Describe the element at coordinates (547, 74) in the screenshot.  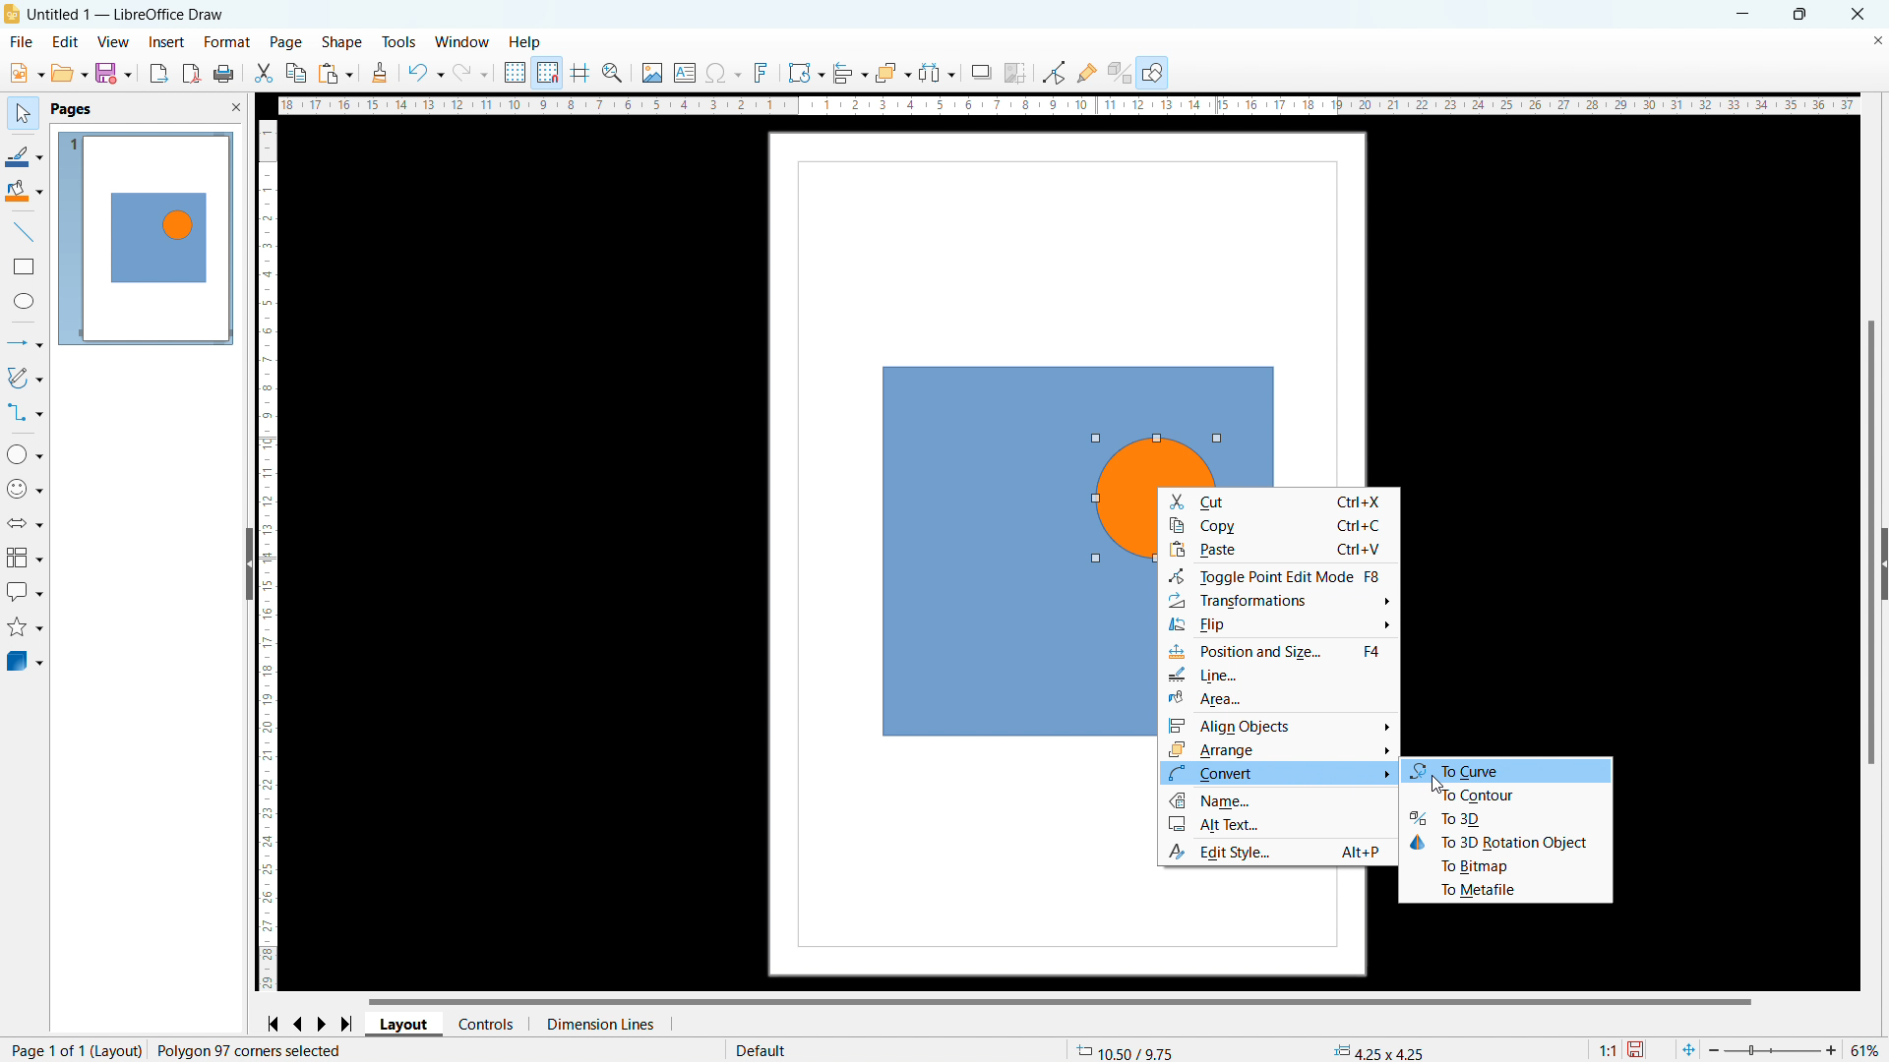
I see `snap to grid` at that location.